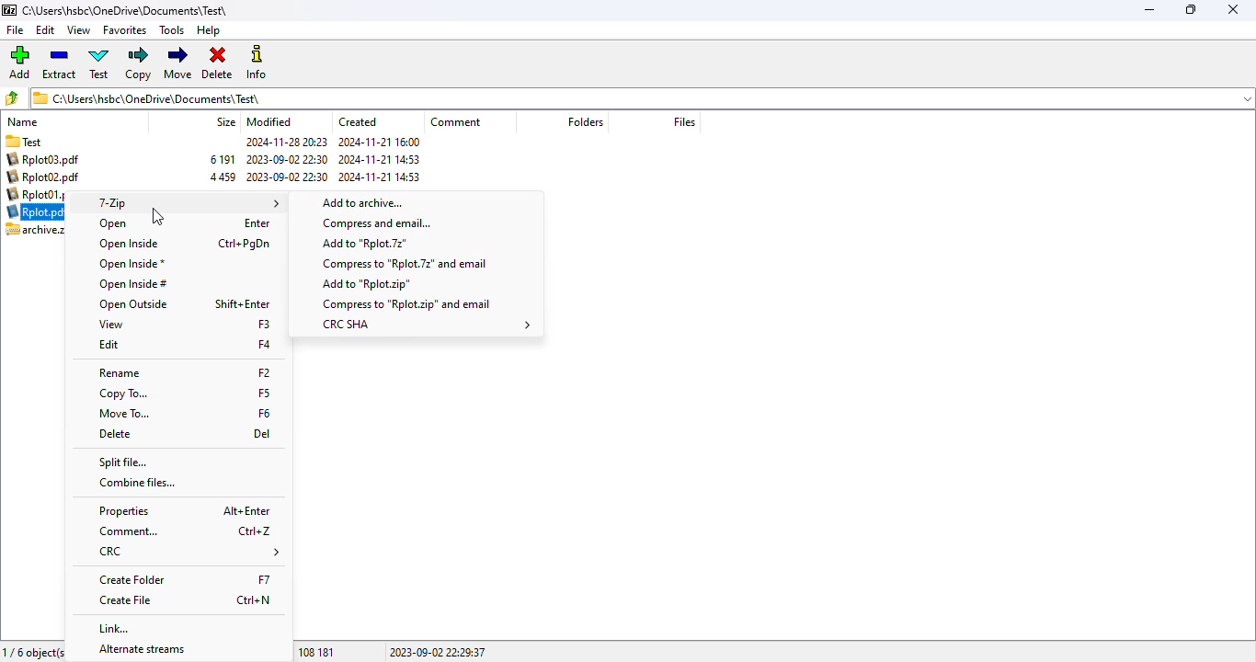 This screenshot has width=1256, height=662. Describe the element at coordinates (19, 62) in the screenshot. I see `add` at that location.